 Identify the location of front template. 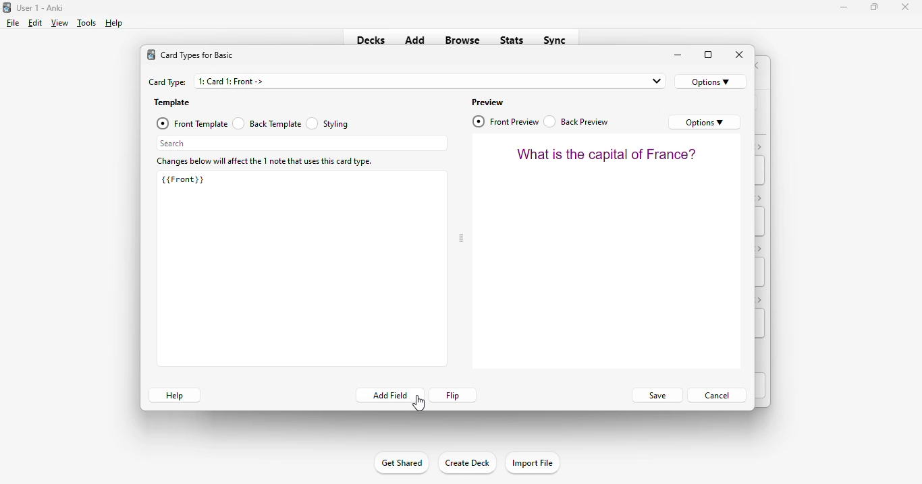
(191, 123).